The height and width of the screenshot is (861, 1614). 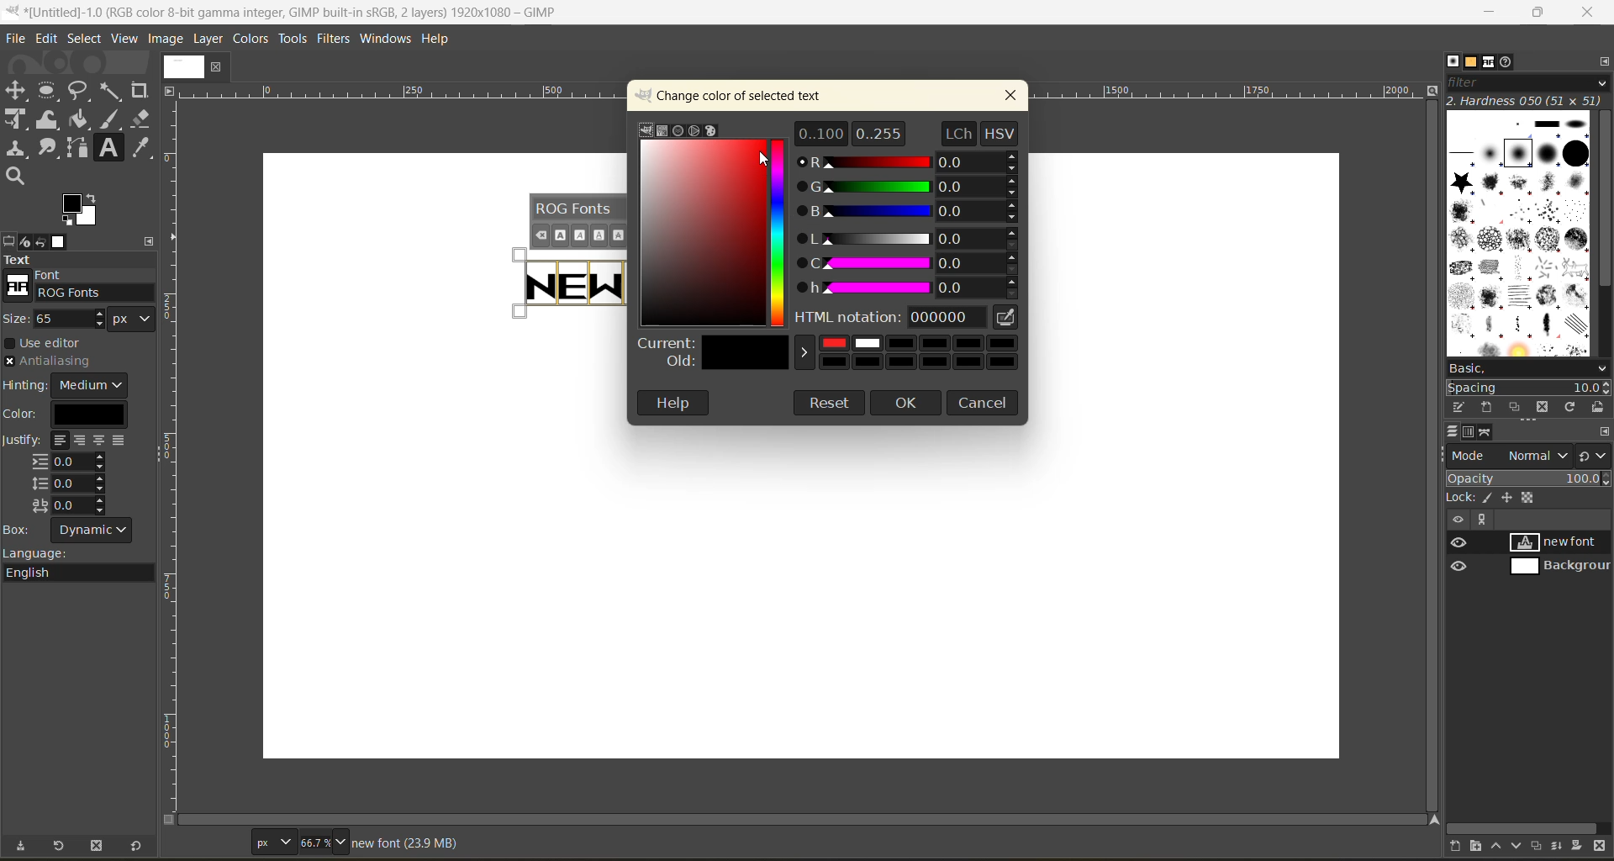 What do you see at coordinates (141, 844) in the screenshot?
I see `reset` at bounding box center [141, 844].